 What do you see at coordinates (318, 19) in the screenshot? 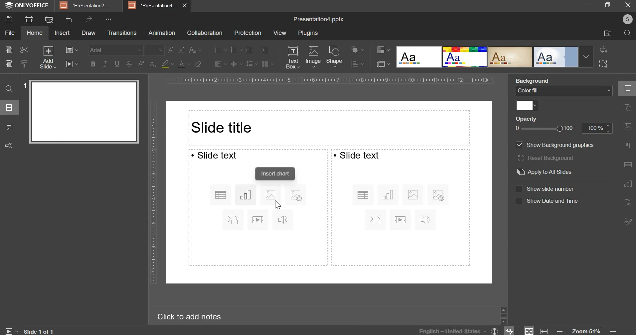
I see `Presentation4.pptx` at bounding box center [318, 19].